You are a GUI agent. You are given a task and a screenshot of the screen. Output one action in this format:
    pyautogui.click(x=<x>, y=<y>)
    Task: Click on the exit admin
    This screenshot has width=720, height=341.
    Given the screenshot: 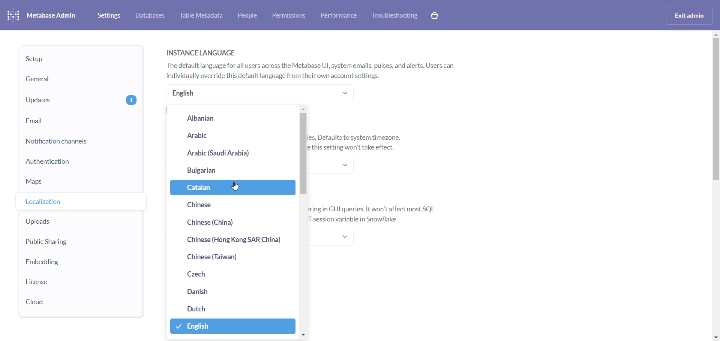 What is the action you would take?
    pyautogui.click(x=690, y=15)
    